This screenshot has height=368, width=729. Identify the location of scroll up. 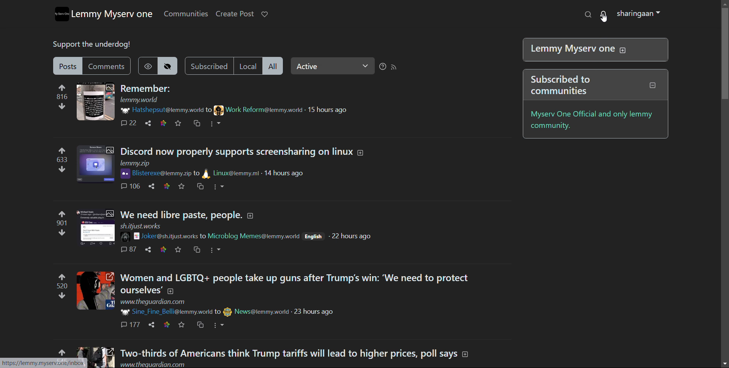
(724, 3).